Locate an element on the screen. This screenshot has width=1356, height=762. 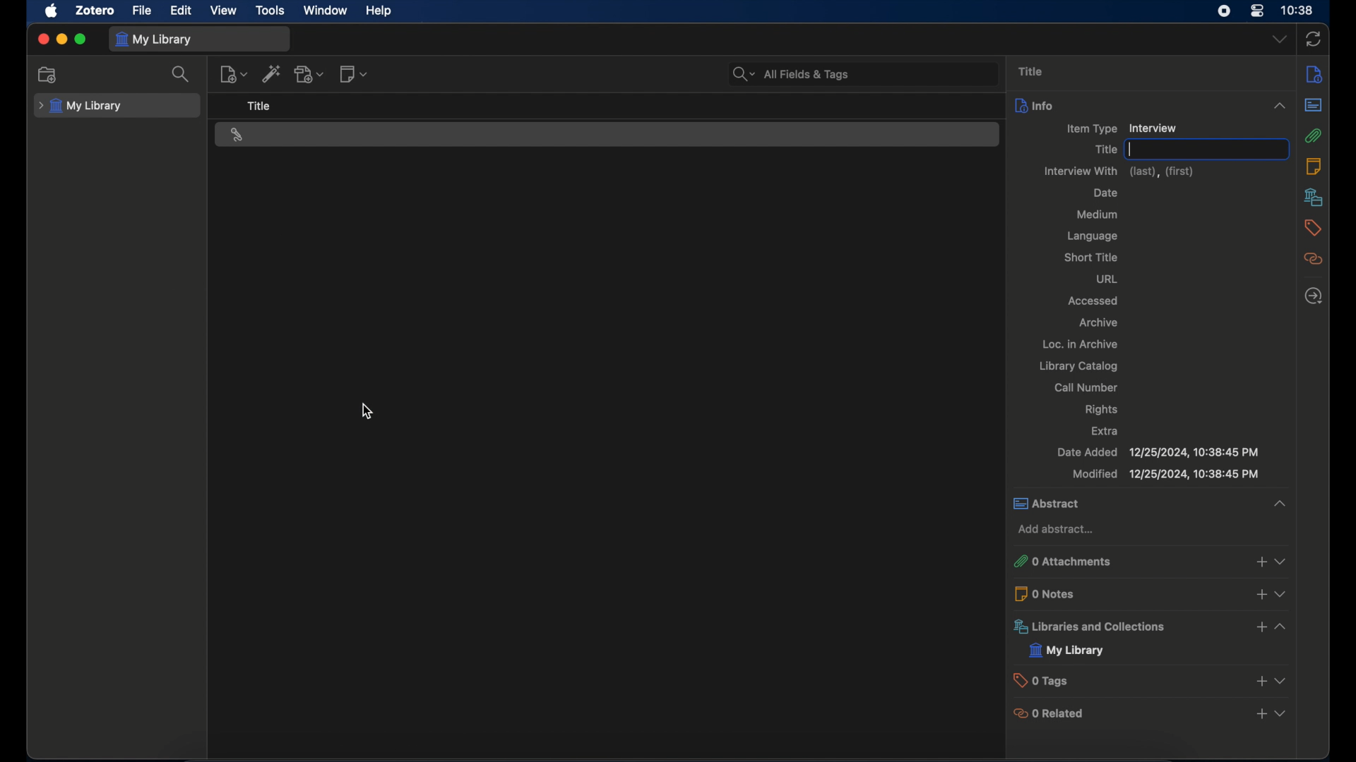
title is located at coordinates (1033, 71).